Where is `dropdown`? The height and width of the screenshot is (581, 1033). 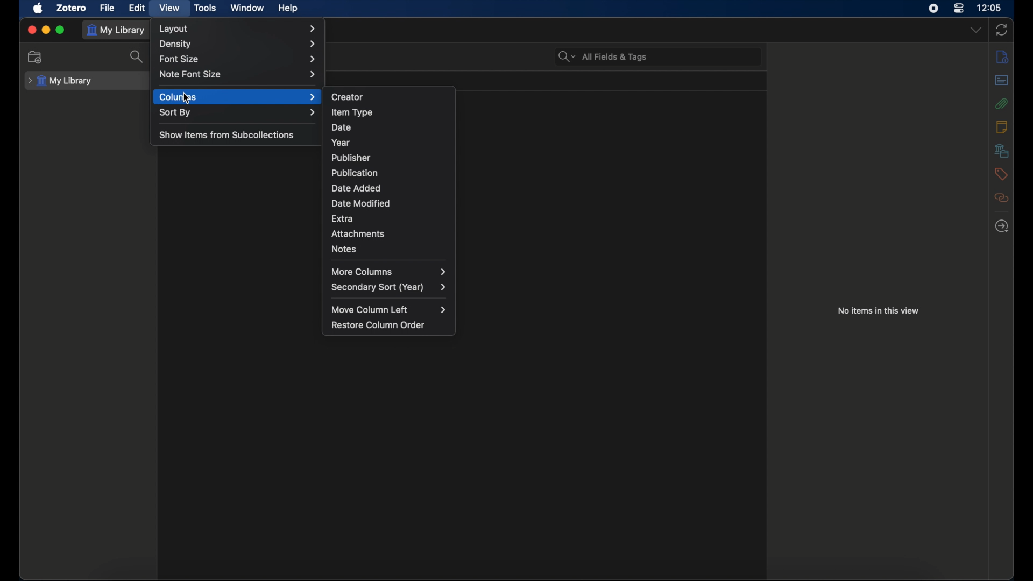
dropdown is located at coordinates (976, 30).